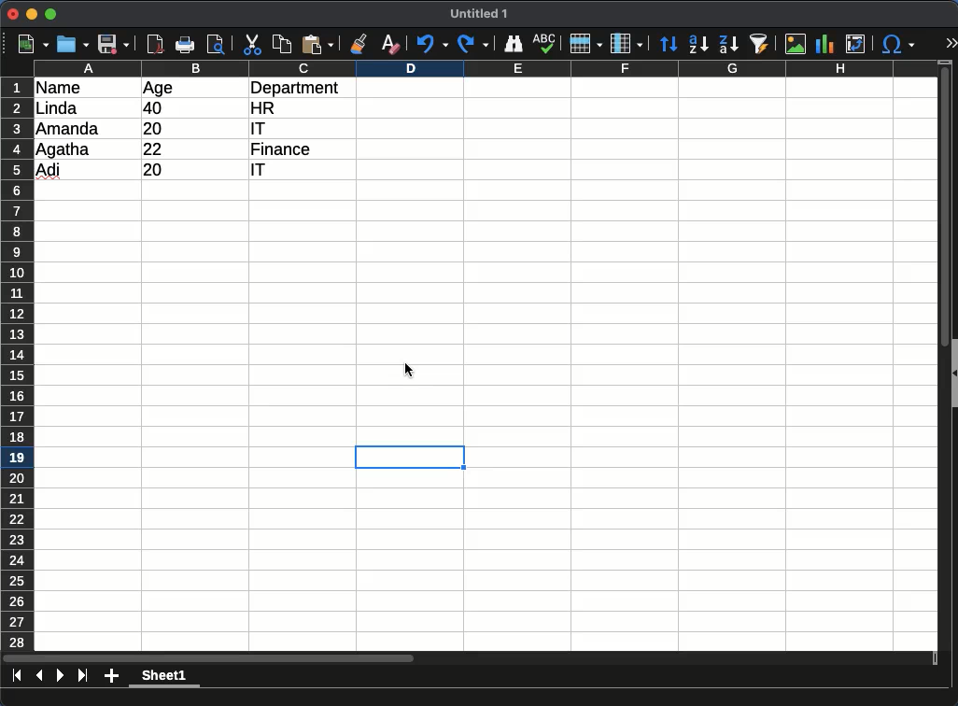 The width and height of the screenshot is (958, 706). I want to click on sort, so click(762, 44).